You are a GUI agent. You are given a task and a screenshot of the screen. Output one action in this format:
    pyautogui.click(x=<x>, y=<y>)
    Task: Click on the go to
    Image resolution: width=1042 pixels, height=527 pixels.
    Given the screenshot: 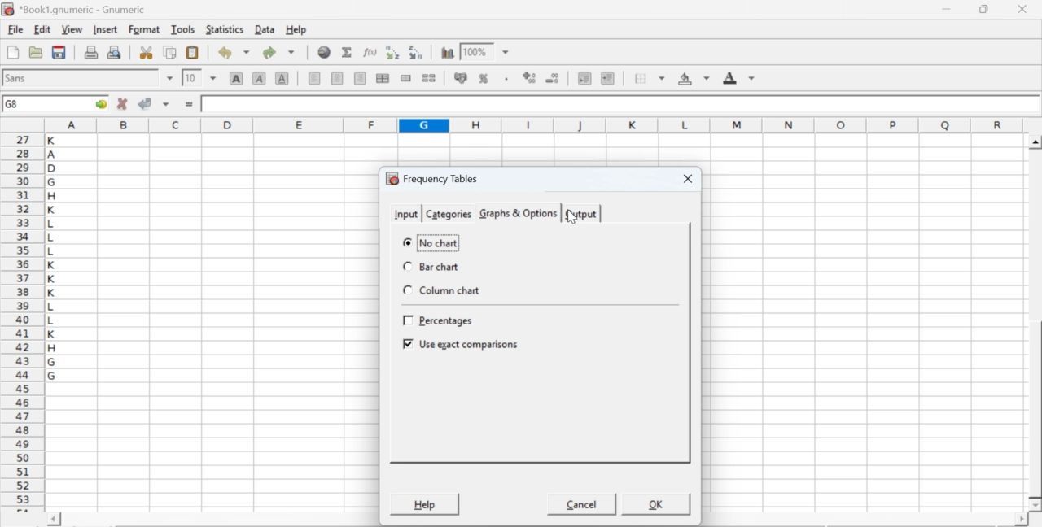 What is the action you would take?
    pyautogui.click(x=99, y=103)
    